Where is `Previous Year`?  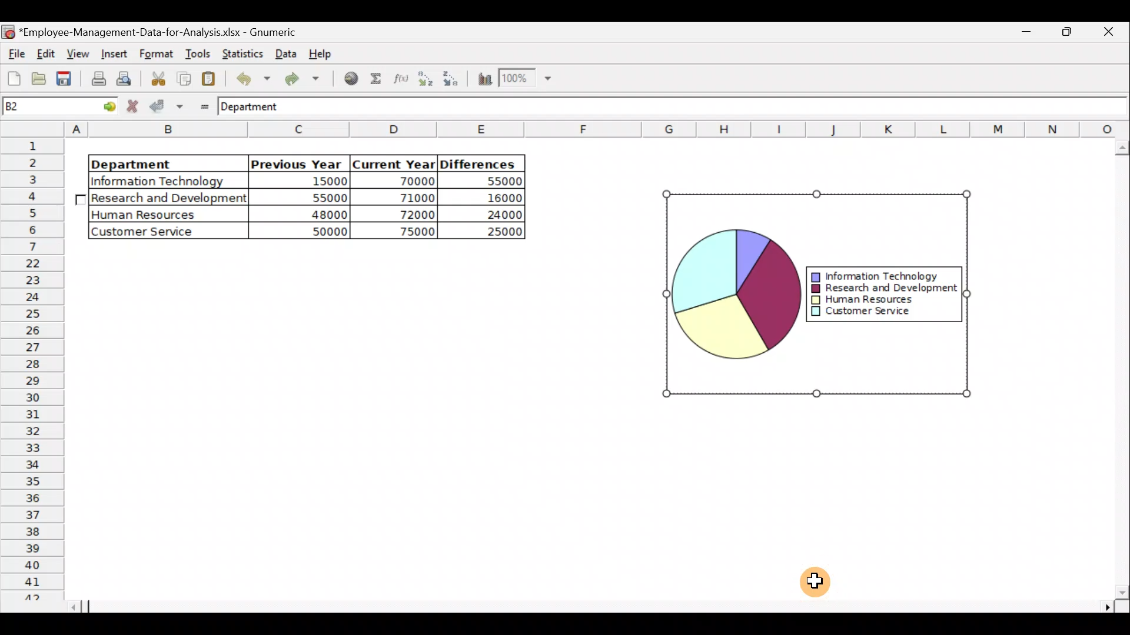
Previous Year is located at coordinates (297, 162).